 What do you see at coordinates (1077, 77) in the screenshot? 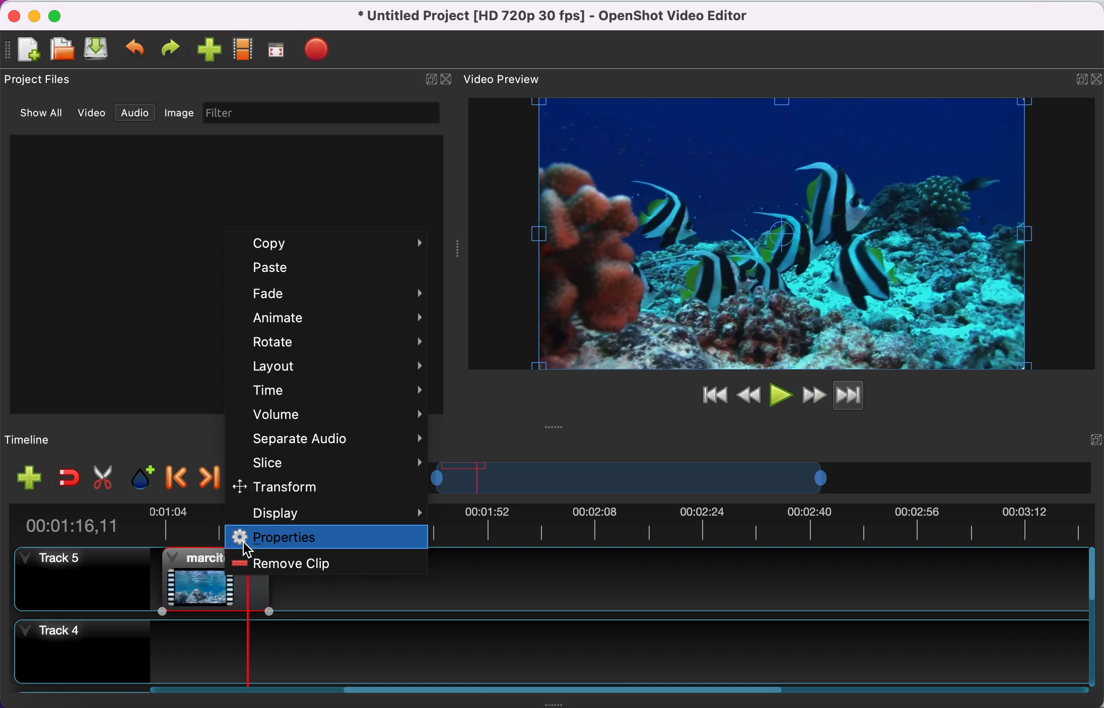
I see `maximize` at bounding box center [1077, 77].